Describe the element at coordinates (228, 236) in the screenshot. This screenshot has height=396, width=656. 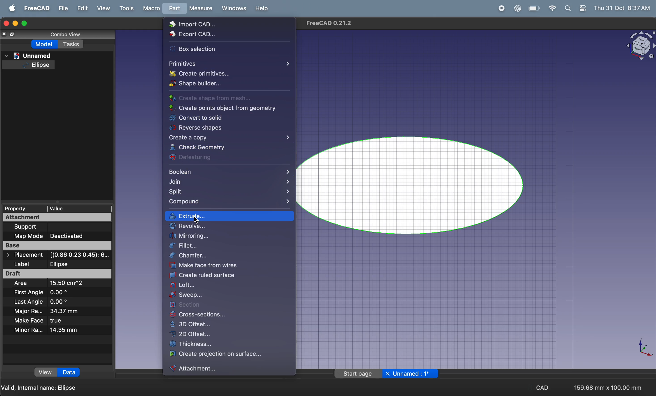
I see `` at that location.